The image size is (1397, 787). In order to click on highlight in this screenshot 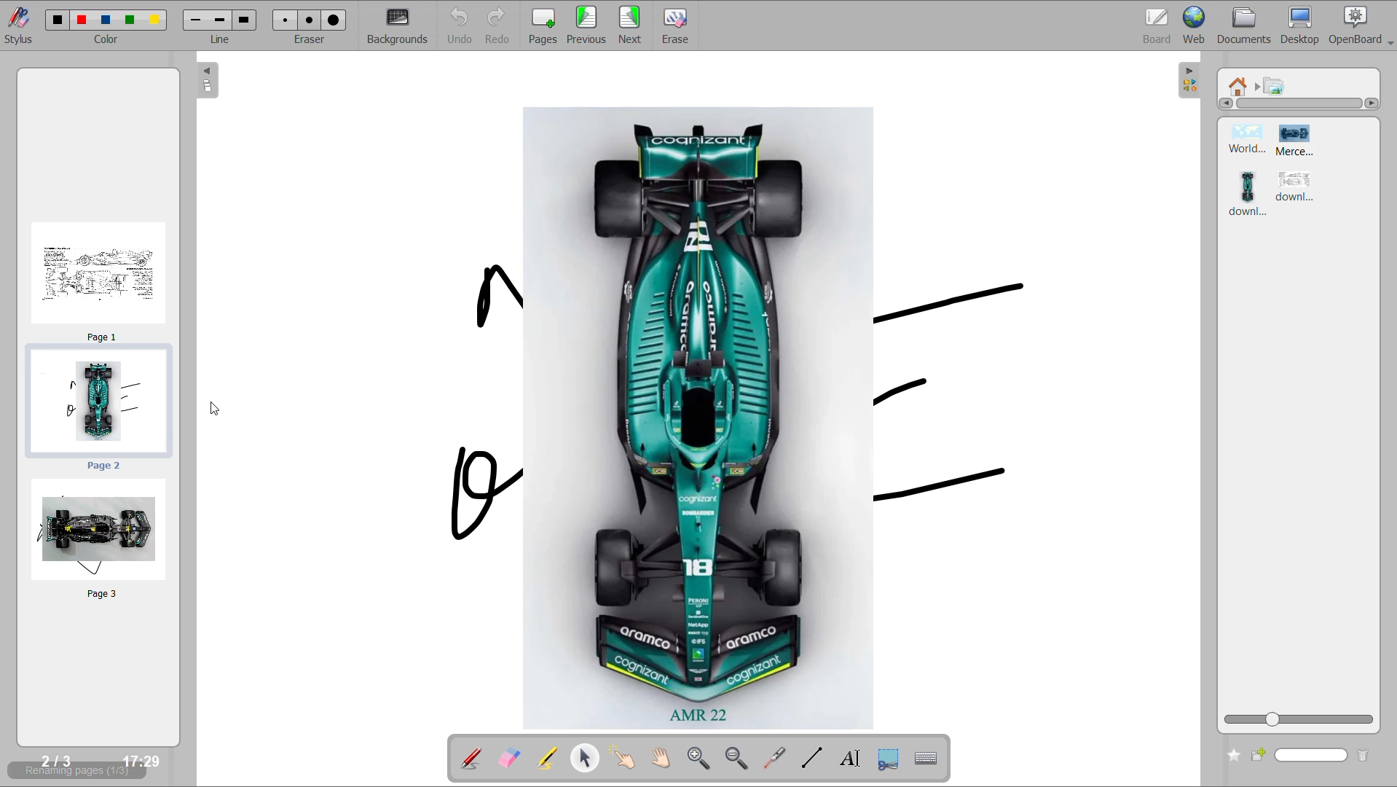, I will do `click(546, 756)`.